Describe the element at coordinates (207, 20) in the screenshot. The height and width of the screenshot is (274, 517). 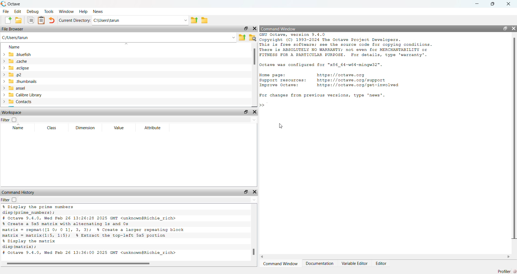
I see `browse directories` at that location.